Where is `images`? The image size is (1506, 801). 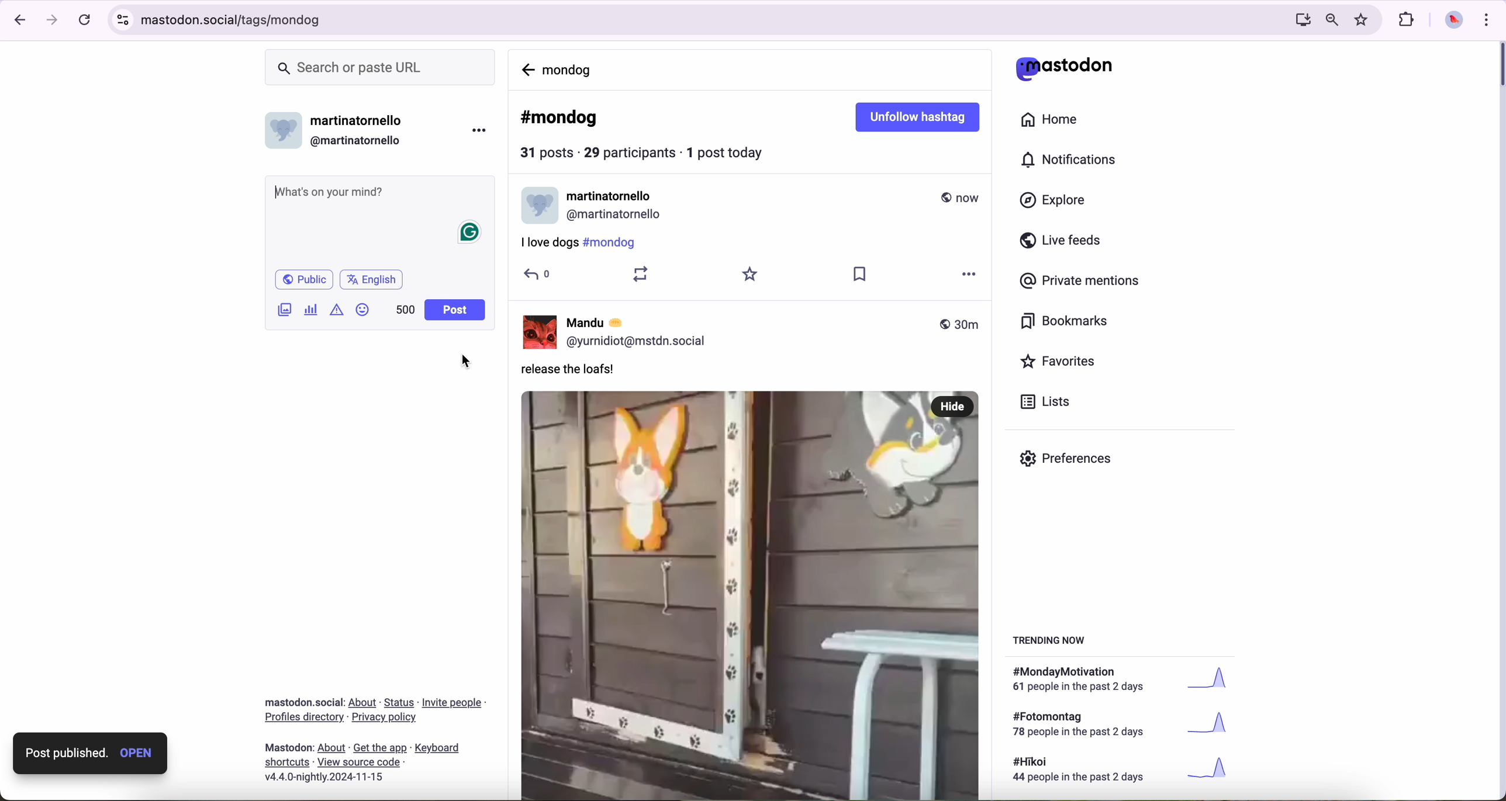
images is located at coordinates (285, 311).